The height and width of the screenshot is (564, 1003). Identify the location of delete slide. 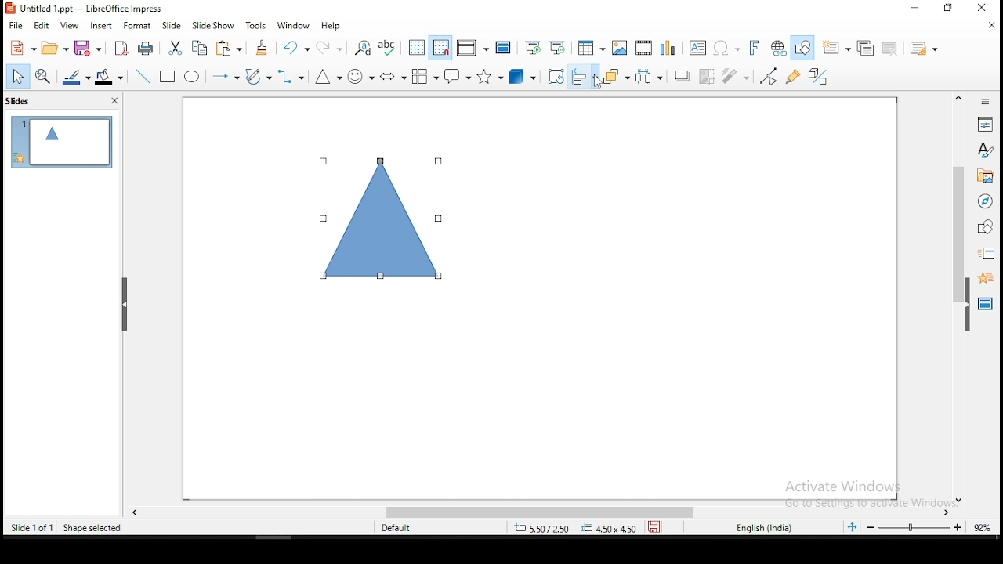
(889, 47).